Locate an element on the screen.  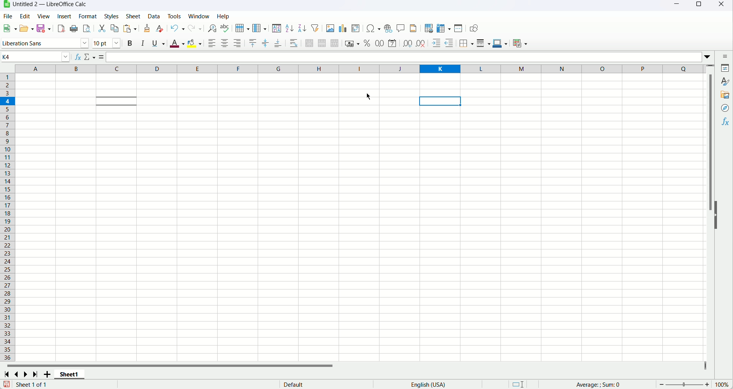
Function wizard is located at coordinates (78, 58).